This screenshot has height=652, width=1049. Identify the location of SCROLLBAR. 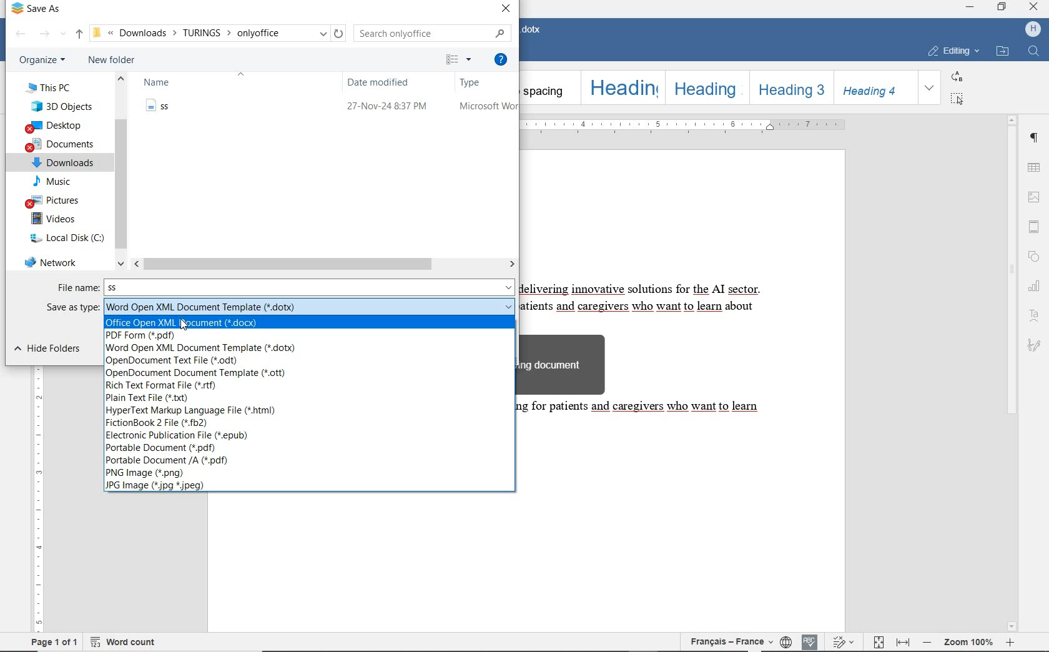
(323, 264).